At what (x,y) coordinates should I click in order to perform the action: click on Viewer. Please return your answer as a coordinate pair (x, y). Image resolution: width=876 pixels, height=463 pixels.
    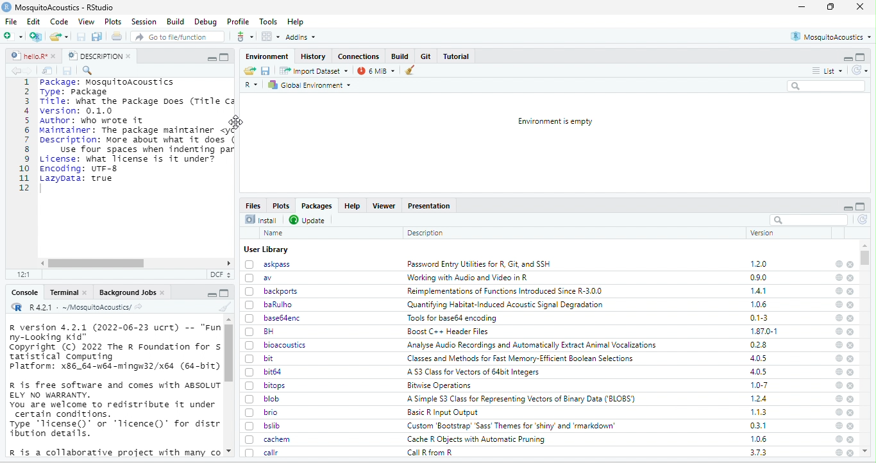
    Looking at the image, I should click on (385, 206).